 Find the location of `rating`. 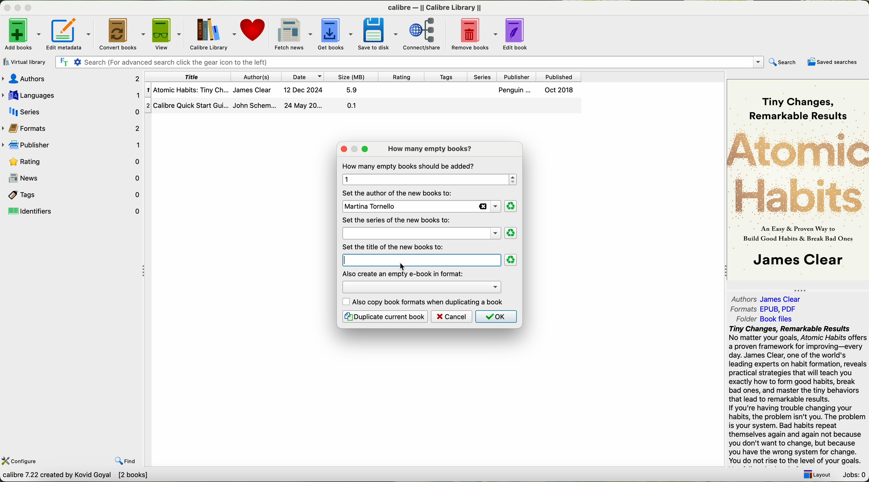

rating is located at coordinates (72, 161).